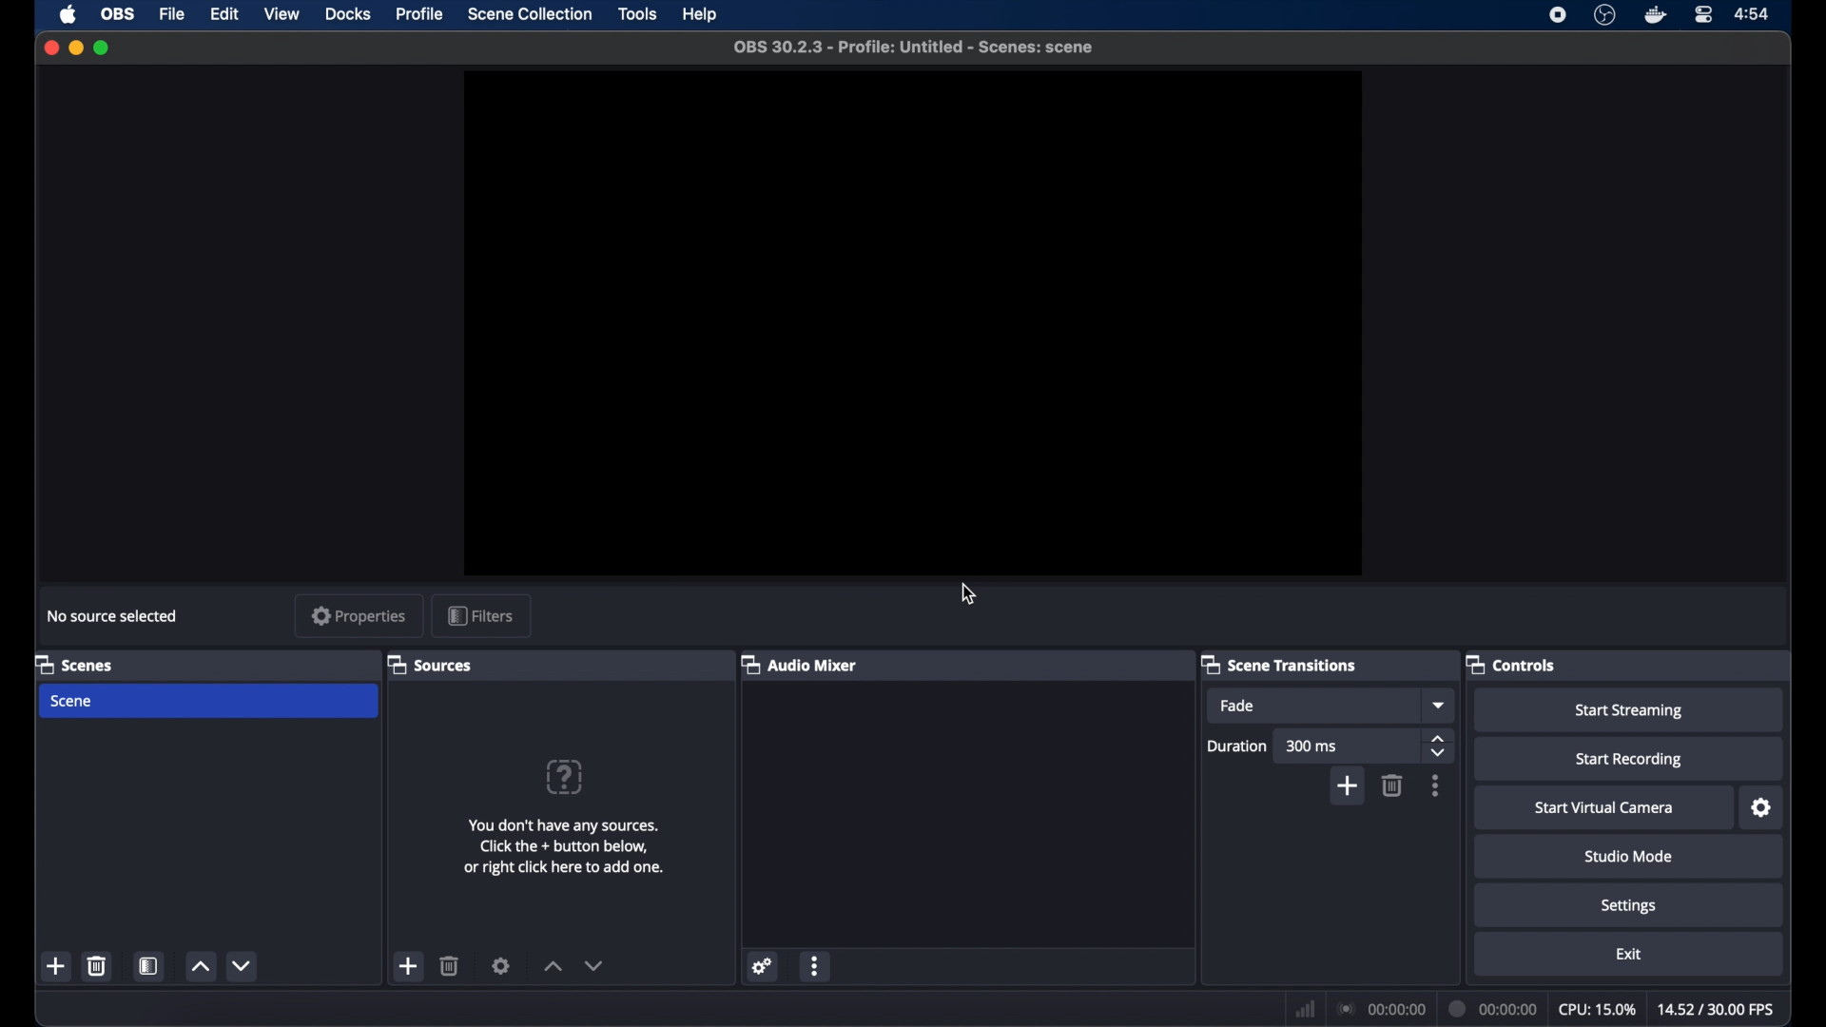  Describe the element at coordinates (1237, 745) in the screenshot. I see `duration` at that location.